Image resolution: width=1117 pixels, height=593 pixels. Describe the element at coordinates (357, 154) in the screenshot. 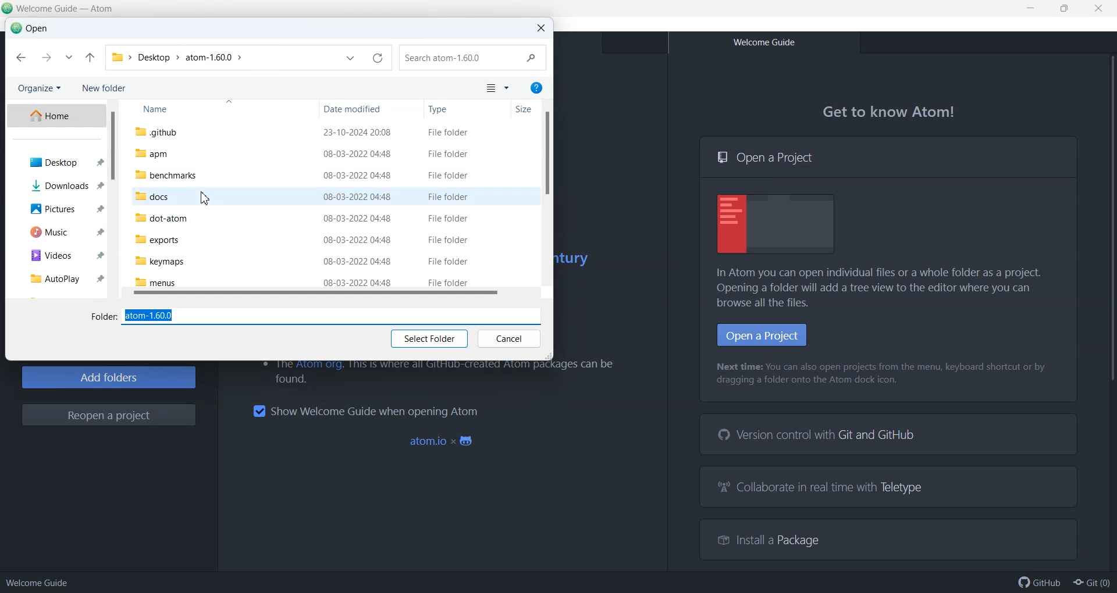

I see `08-03-2022 04:48` at that location.